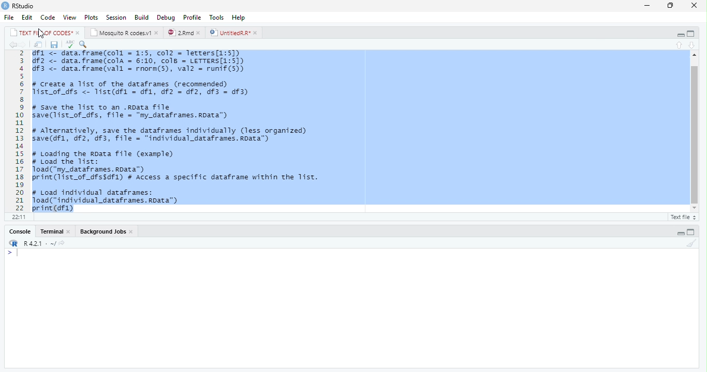  I want to click on find and replace, so click(84, 44).